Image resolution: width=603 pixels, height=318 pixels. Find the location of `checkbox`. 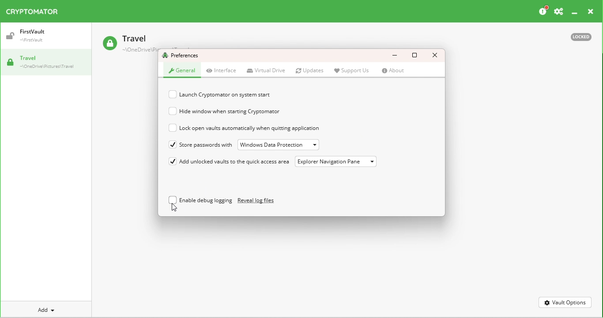

checkbox is located at coordinates (172, 201).